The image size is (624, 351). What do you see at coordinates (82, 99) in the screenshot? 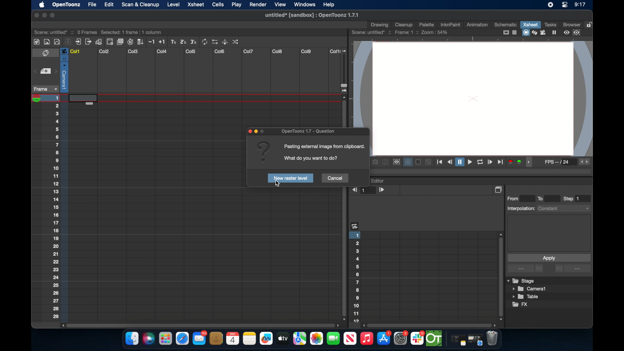
I see `highlighted cell` at bounding box center [82, 99].